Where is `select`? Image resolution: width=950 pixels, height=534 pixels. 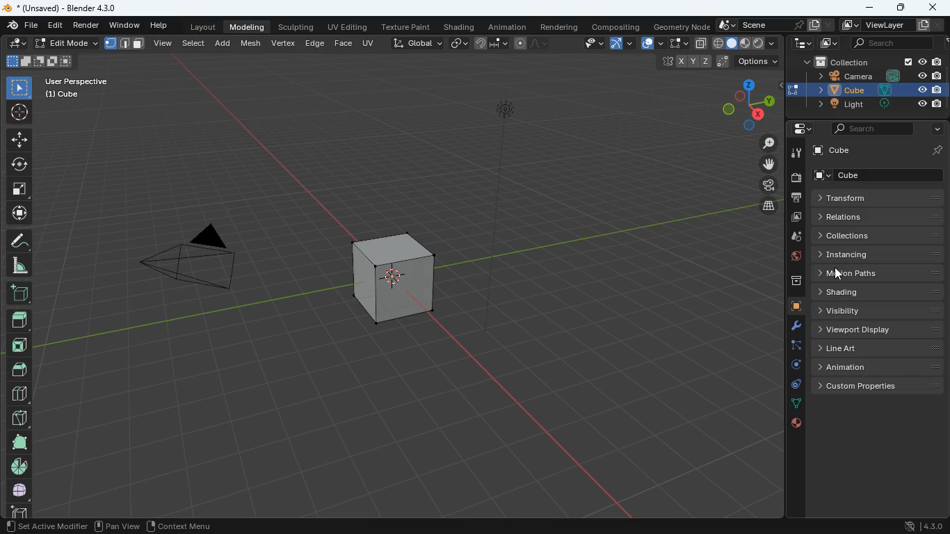 select is located at coordinates (19, 87).